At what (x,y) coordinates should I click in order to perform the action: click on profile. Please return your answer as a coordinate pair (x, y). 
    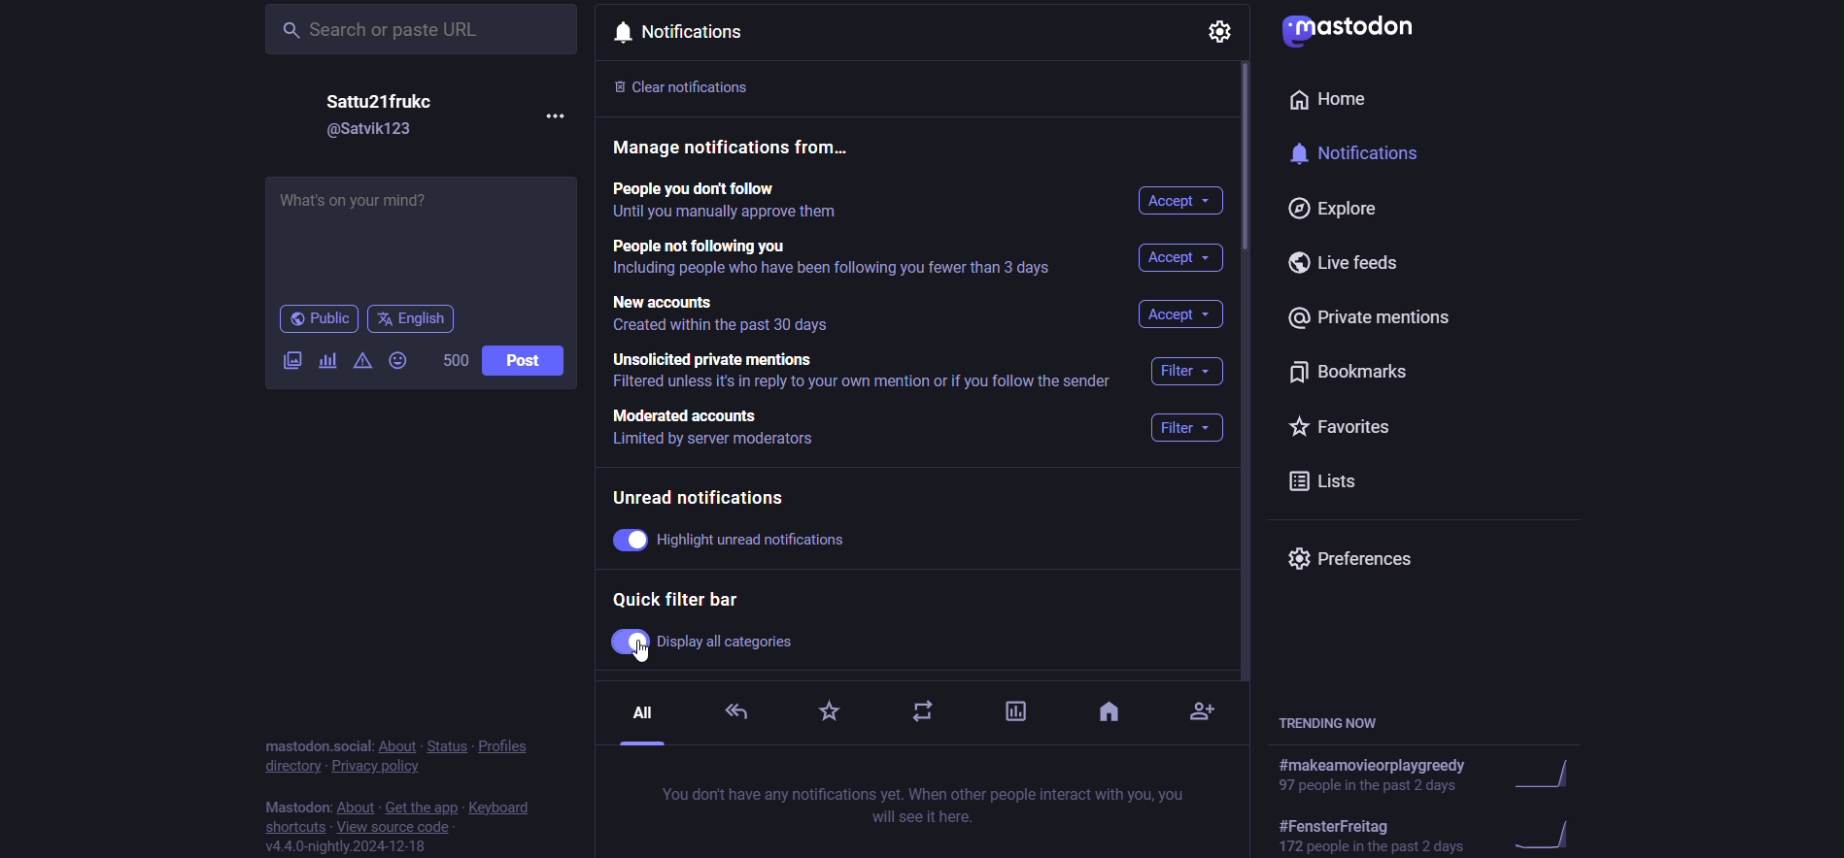
    Looking at the image, I should click on (512, 742).